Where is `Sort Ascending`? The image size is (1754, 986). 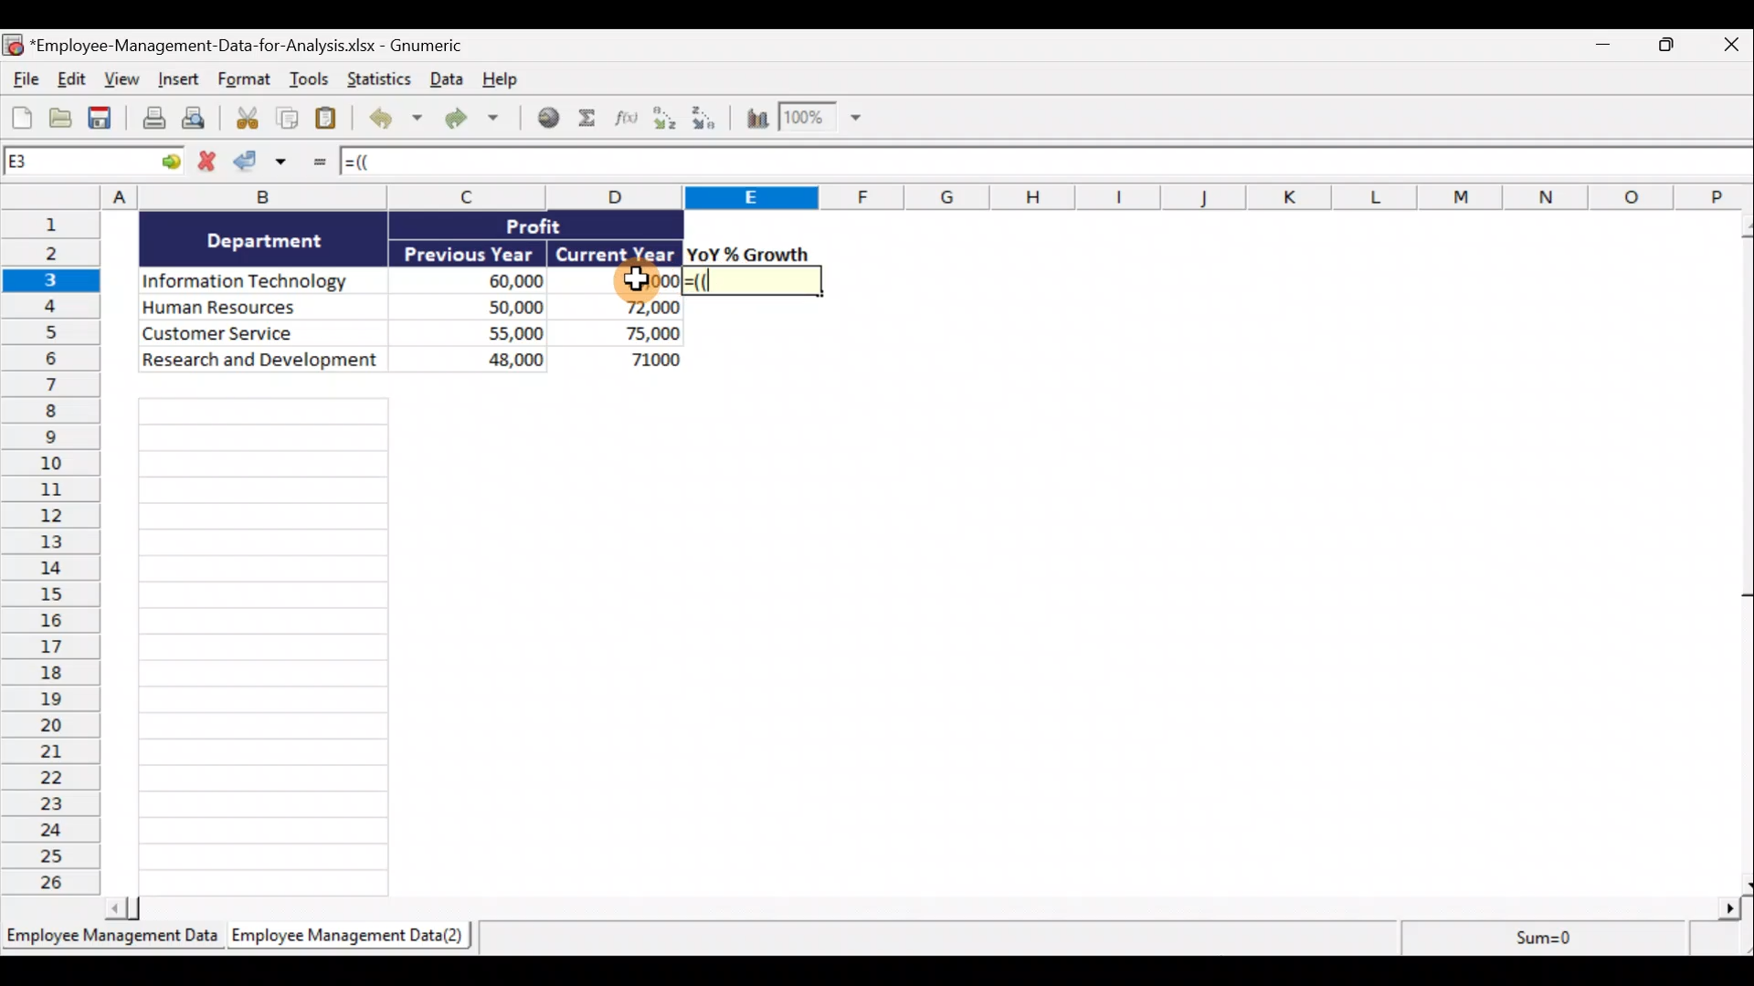 Sort Ascending is located at coordinates (666, 121).